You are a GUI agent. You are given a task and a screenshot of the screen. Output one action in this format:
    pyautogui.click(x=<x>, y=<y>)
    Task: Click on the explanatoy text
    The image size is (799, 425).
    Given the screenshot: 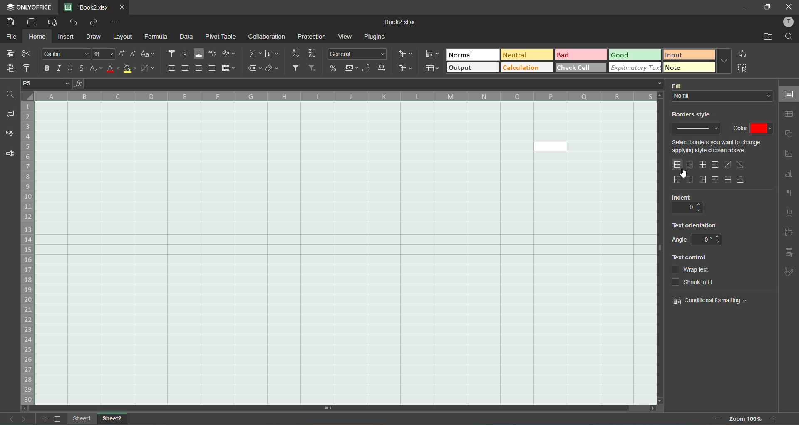 What is the action you would take?
    pyautogui.click(x=633, y=67)
    